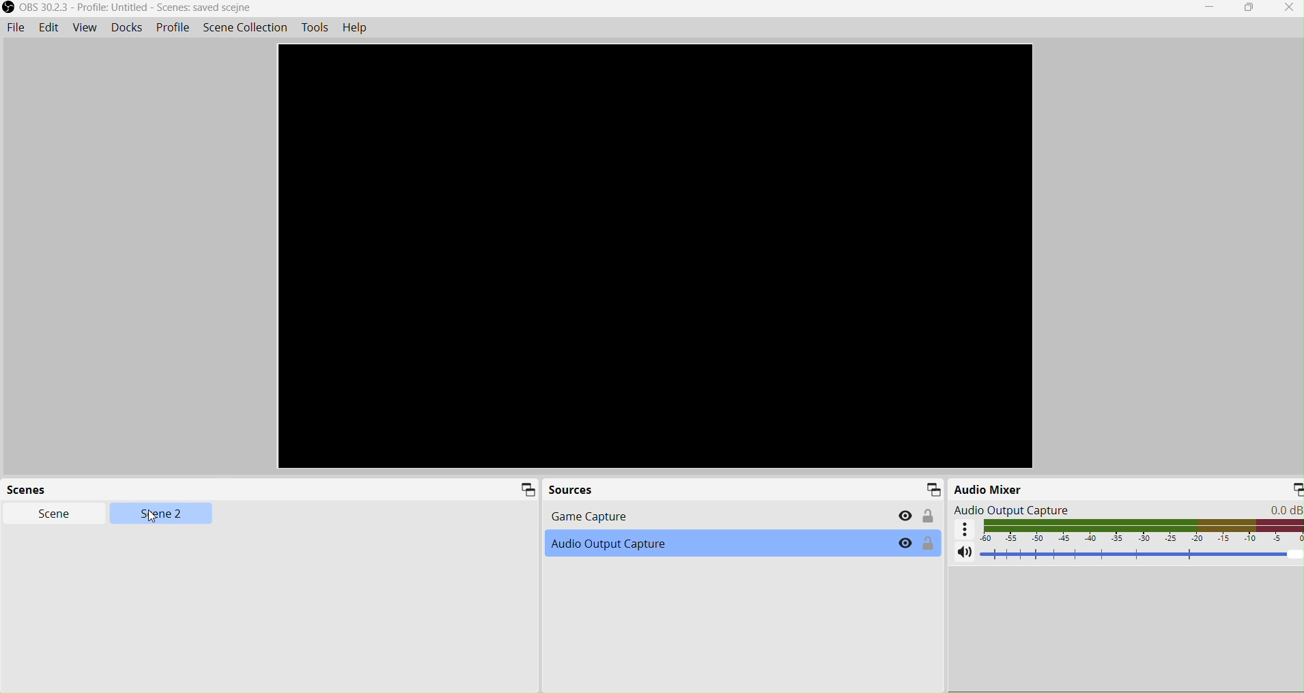 The width and height of the screenshot is (1304, 693). I want to click on Audio Mixer, so click(989, 490).